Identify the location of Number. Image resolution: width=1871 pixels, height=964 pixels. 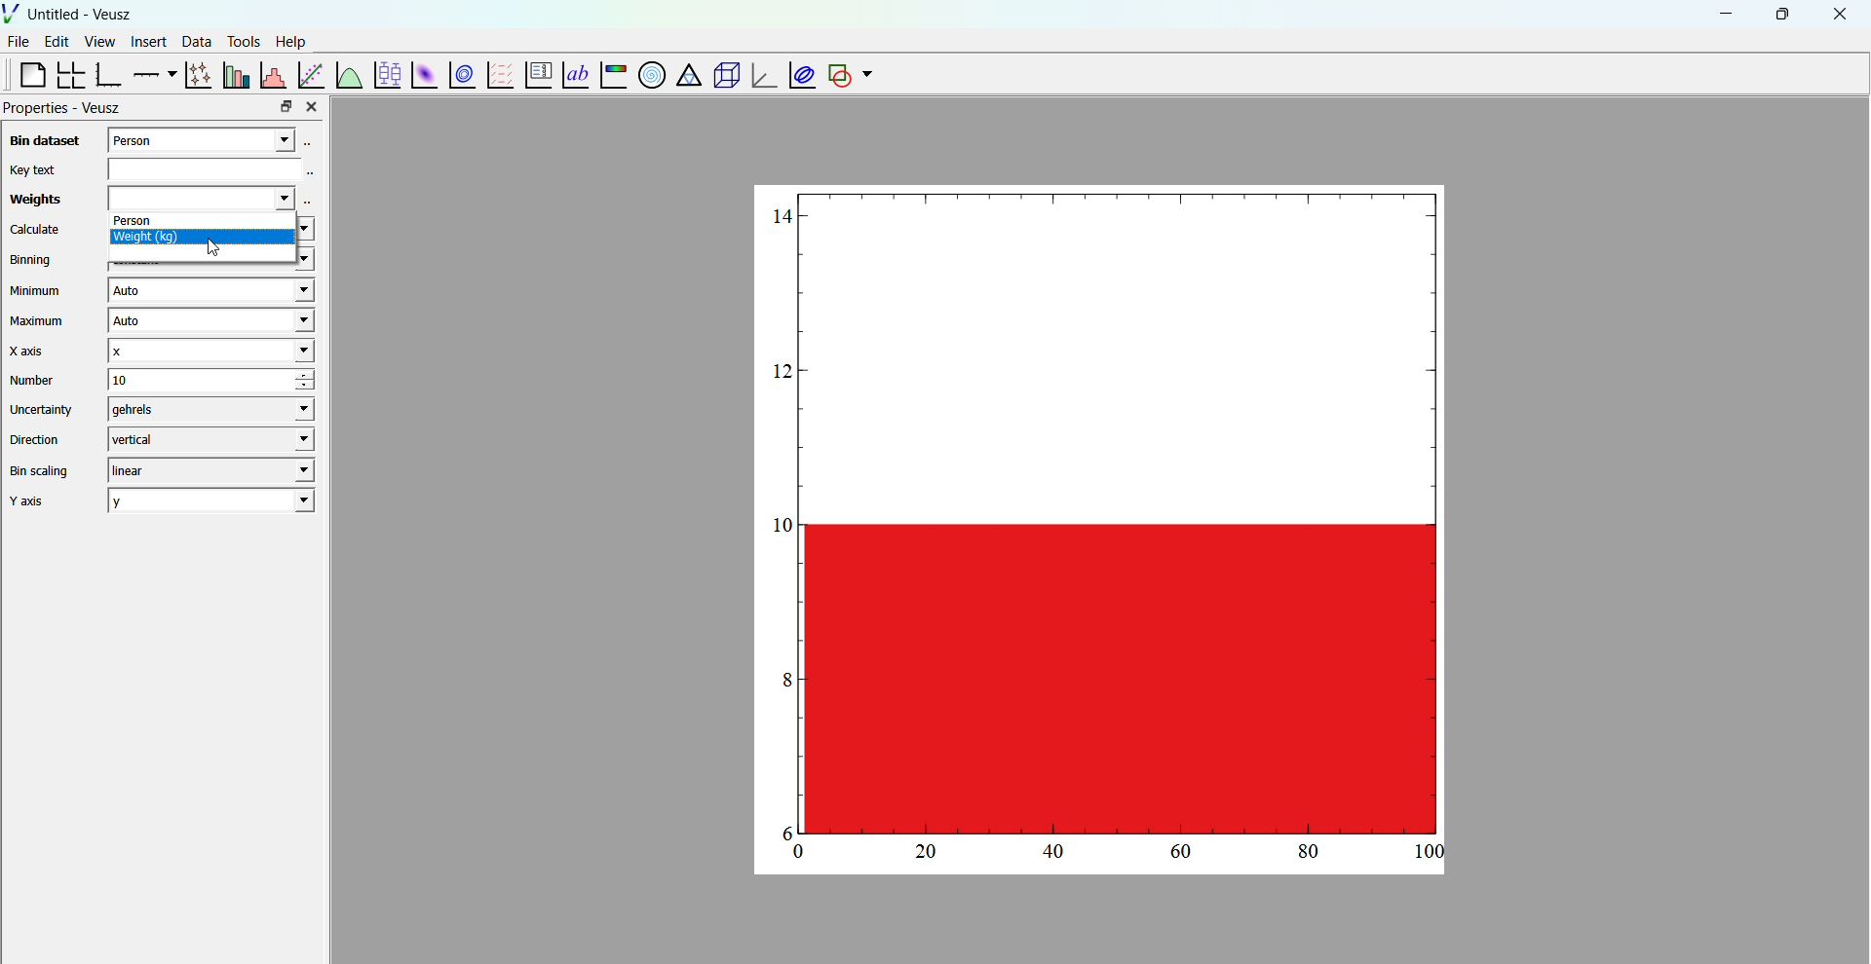
(33, 380).